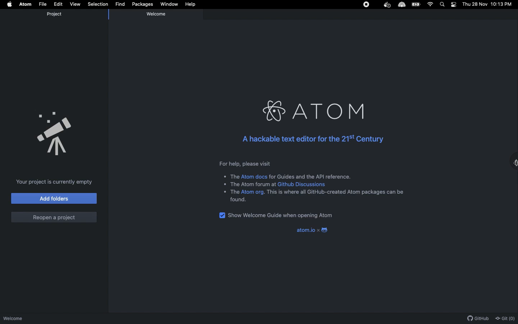 The height and width of the screenshot is (324, 518). What do you see at coordinates (58, 4) in the screenshot?
I see `Edit` at bounding box center [58, 4].